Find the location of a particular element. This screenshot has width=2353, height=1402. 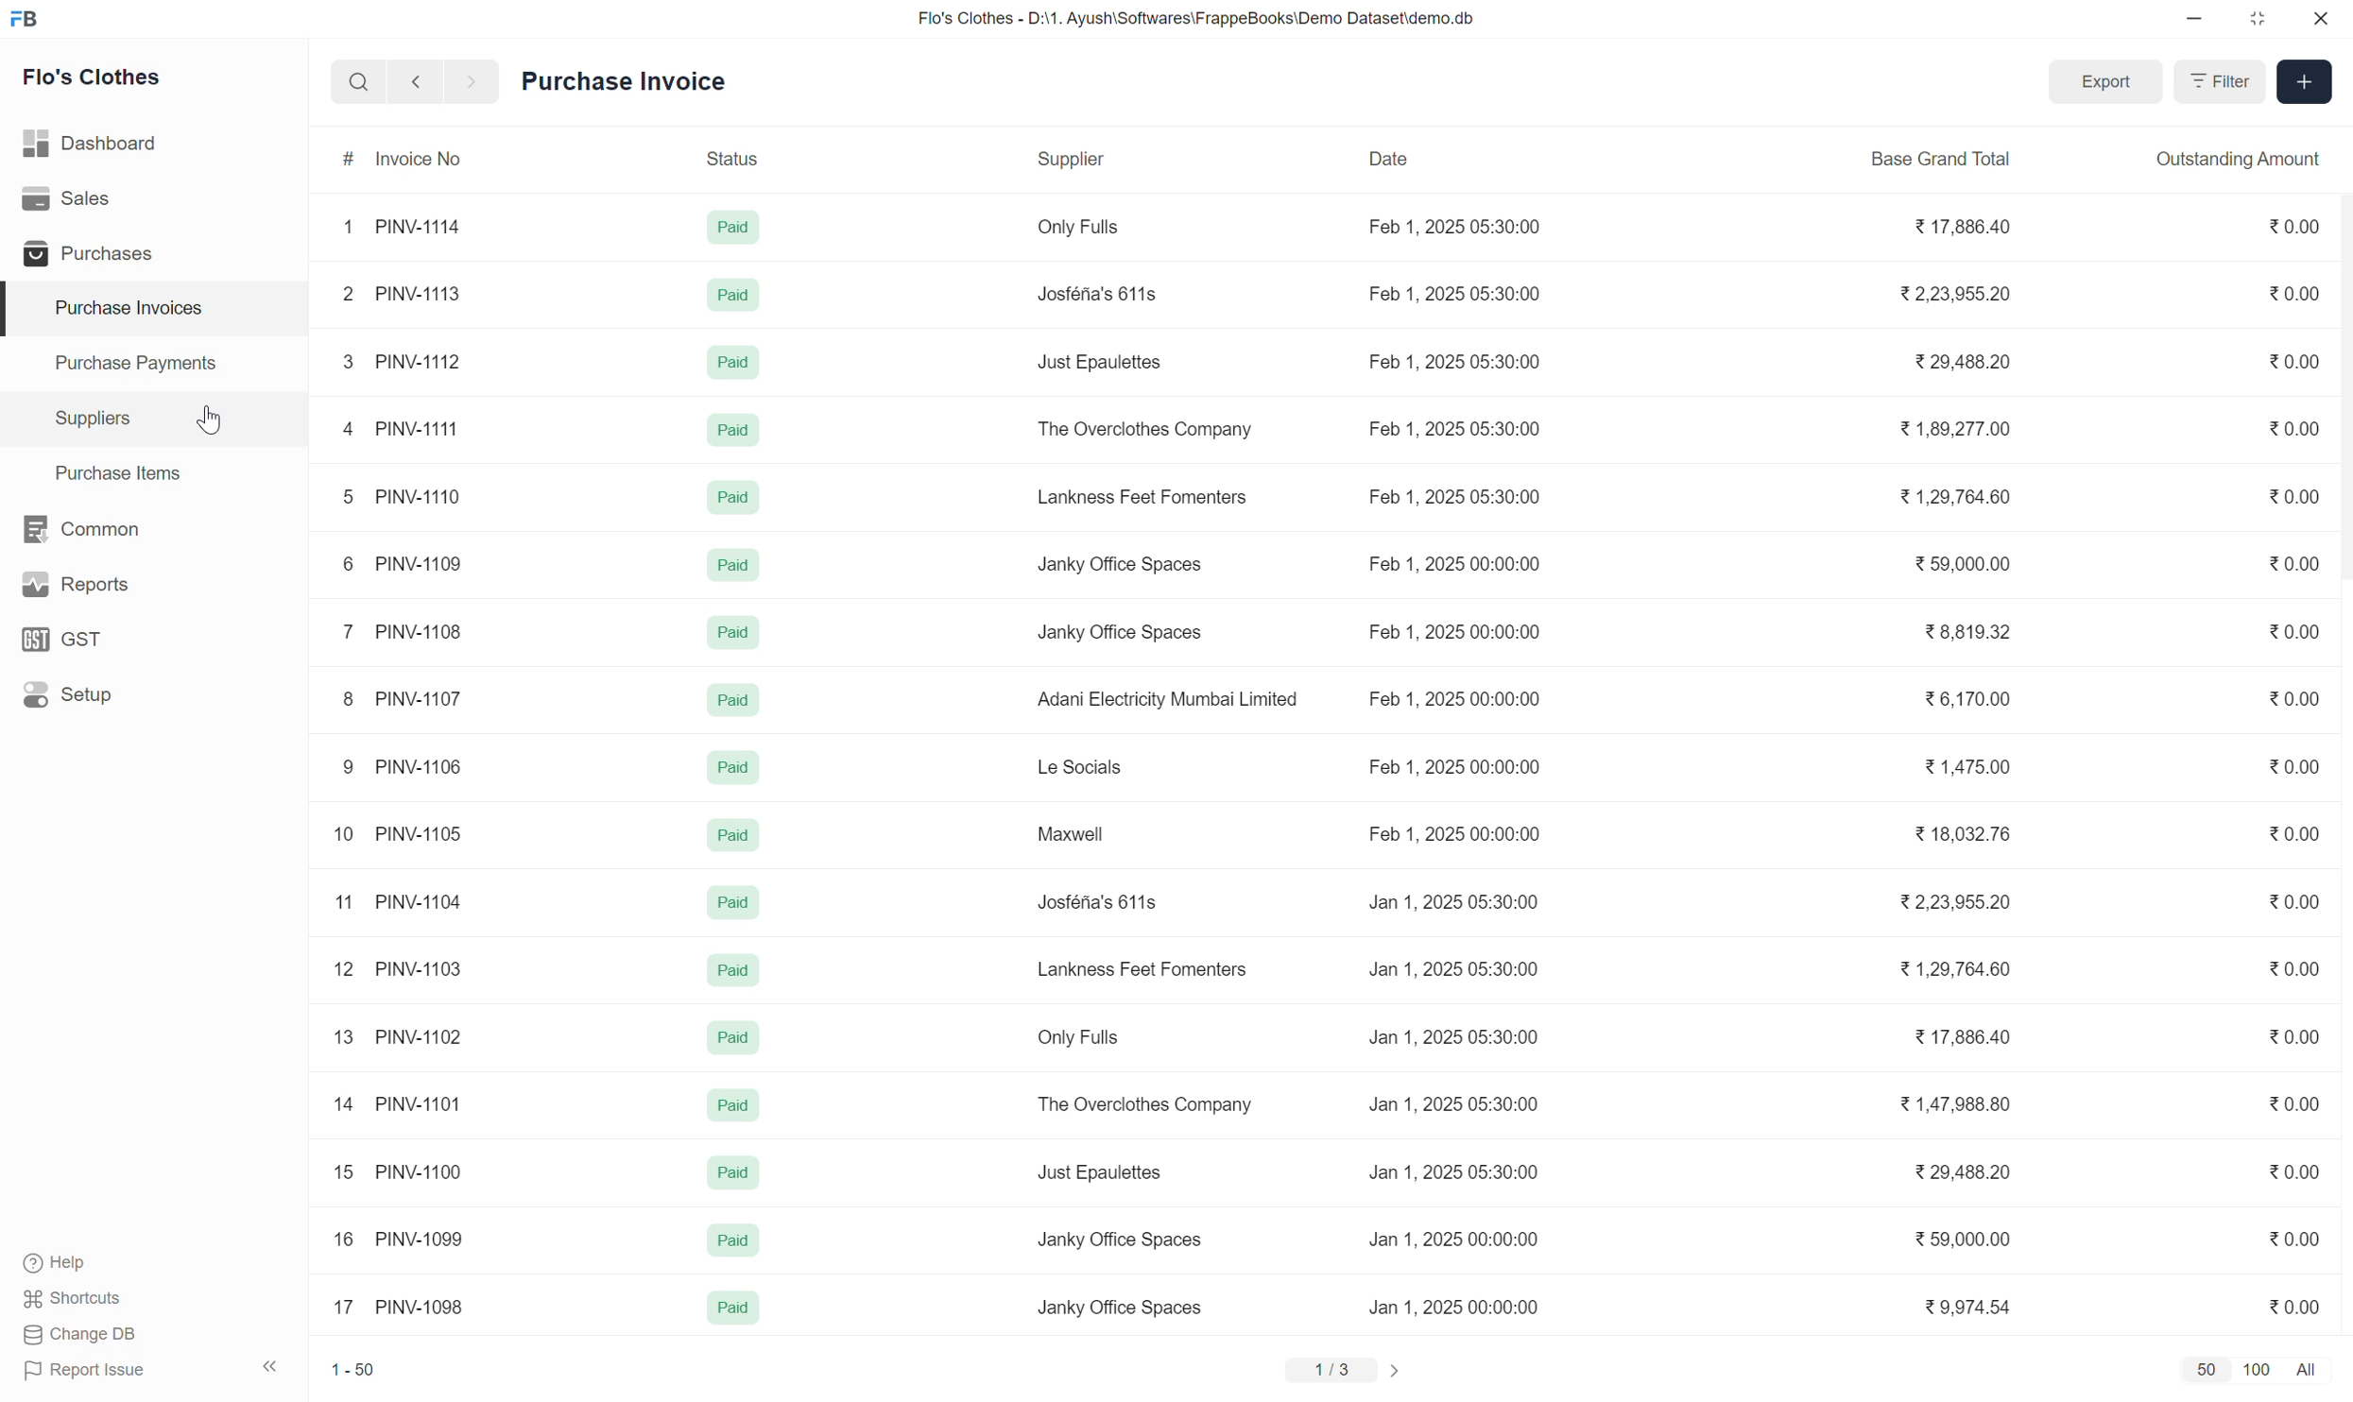

0.00 is located at coordinates (2293, 428).